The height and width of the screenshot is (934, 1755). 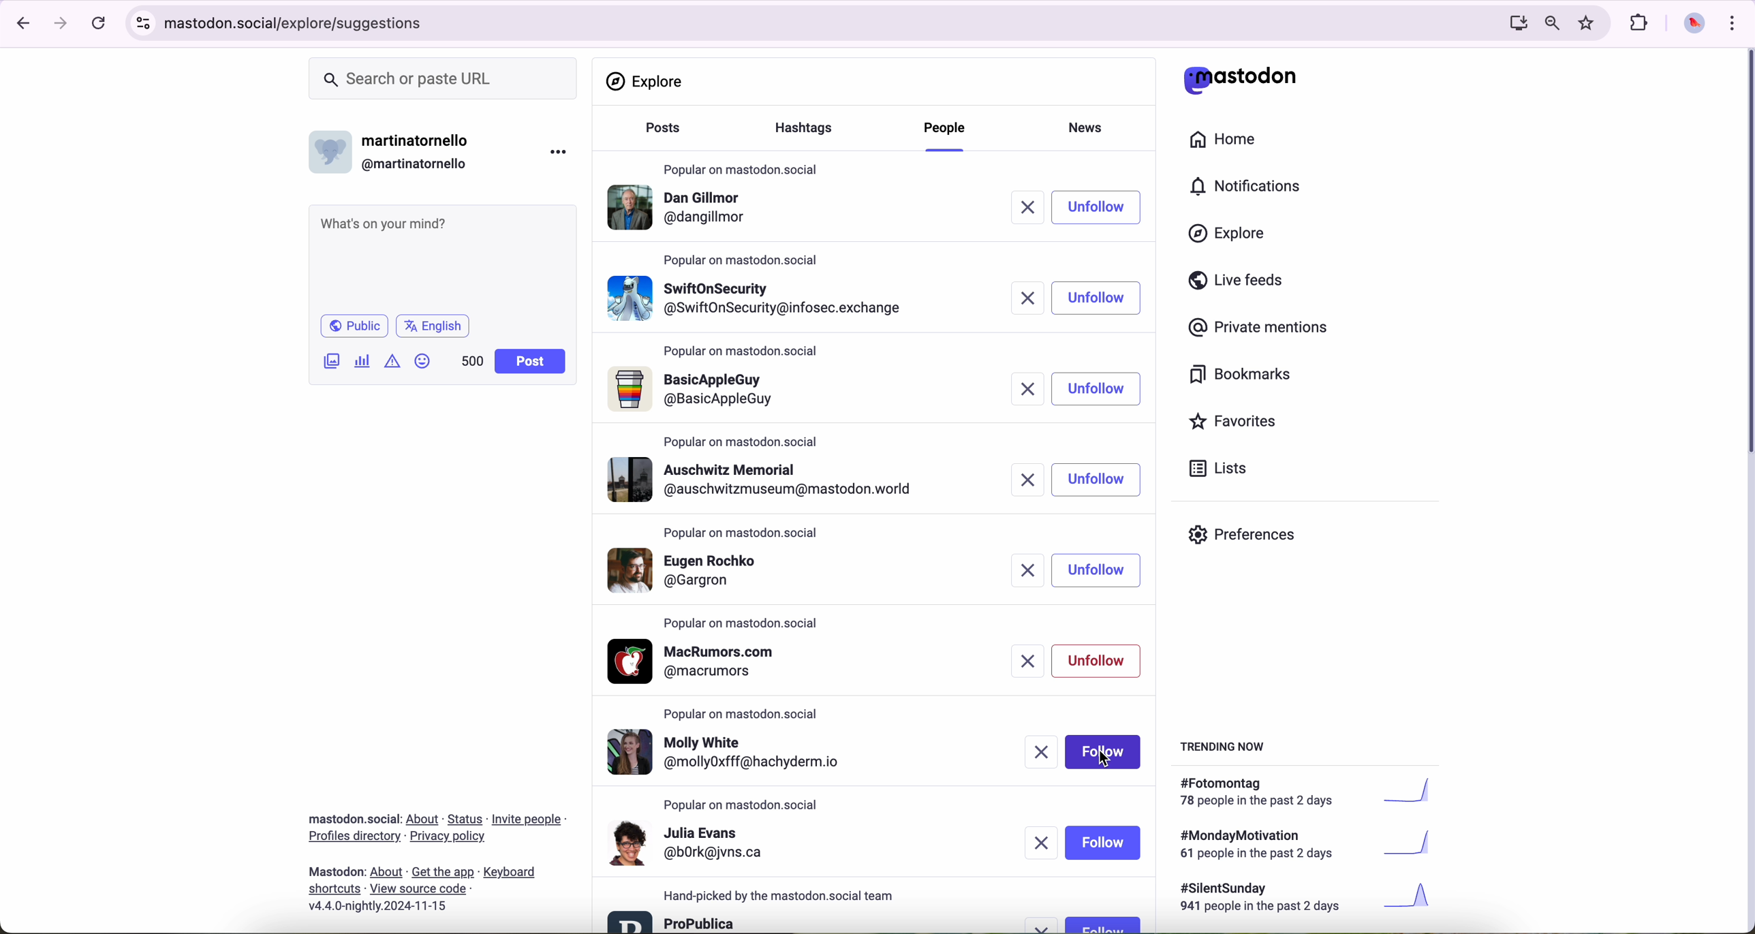 What do you see at coordinates (682, 211) in the screenshot?
I see `profile` at bounding box center [682, 211].